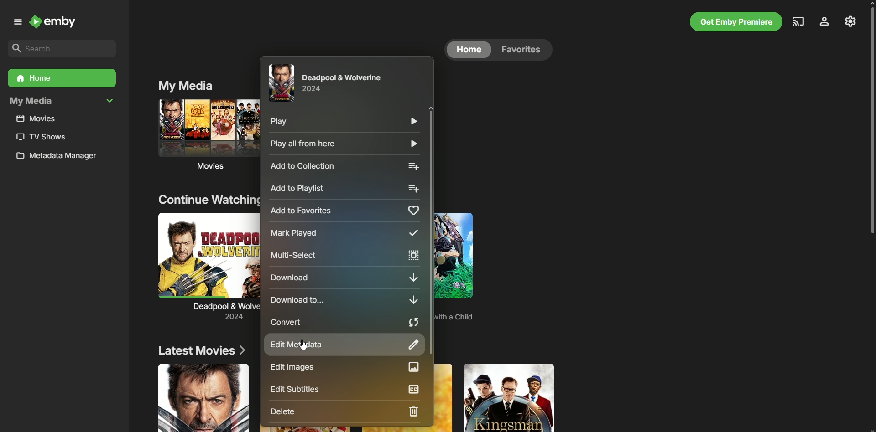 The width and height of the screenshot is (876, 432). What do you see at coordinates (524, 50) in the screenshot?
I see `Favorites` at bounding box center [524, 50].